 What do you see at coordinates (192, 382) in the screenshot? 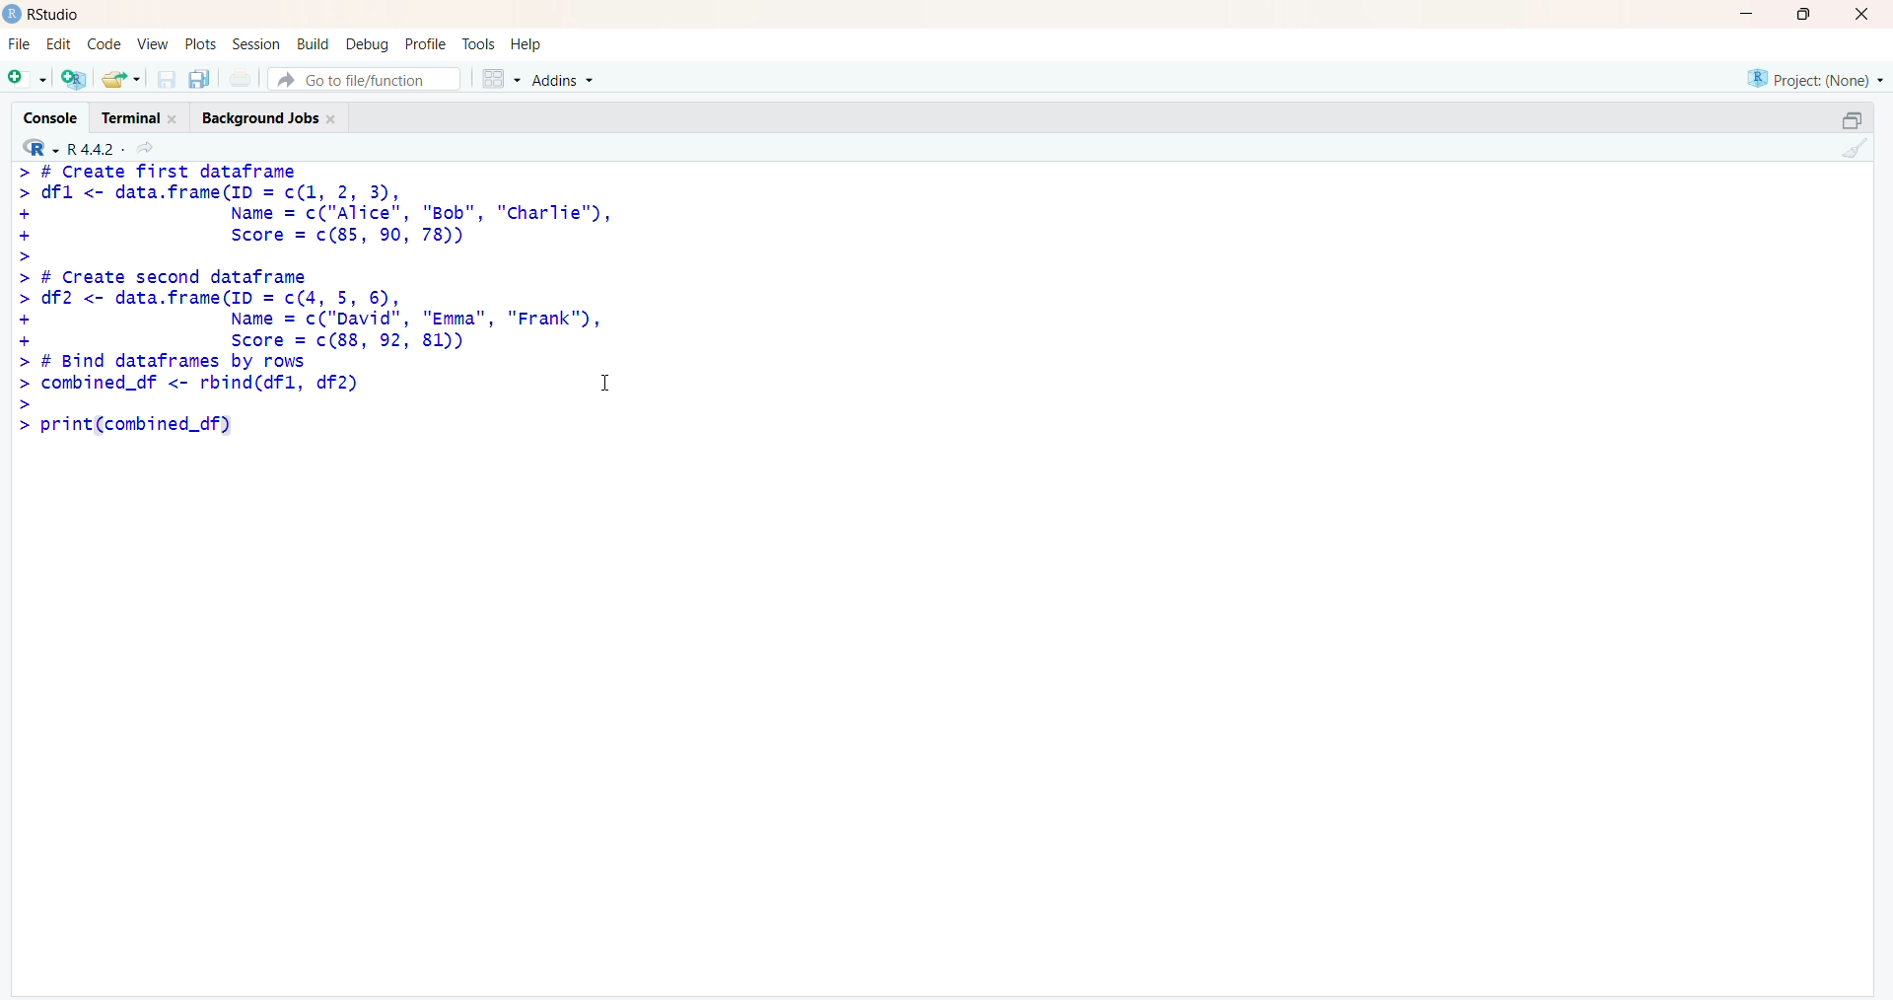
I see `# Bind dataframes by rows
combined_df <- rbind(dfl, df2)` at bounding box center [192, 382].